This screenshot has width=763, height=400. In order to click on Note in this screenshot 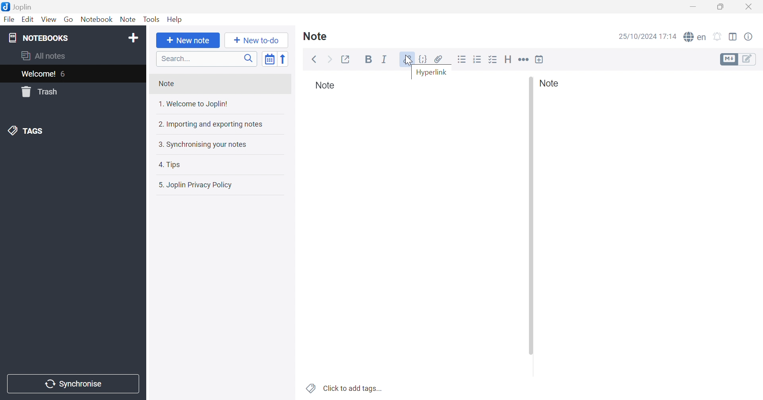, I will do `click(129, 20)`.